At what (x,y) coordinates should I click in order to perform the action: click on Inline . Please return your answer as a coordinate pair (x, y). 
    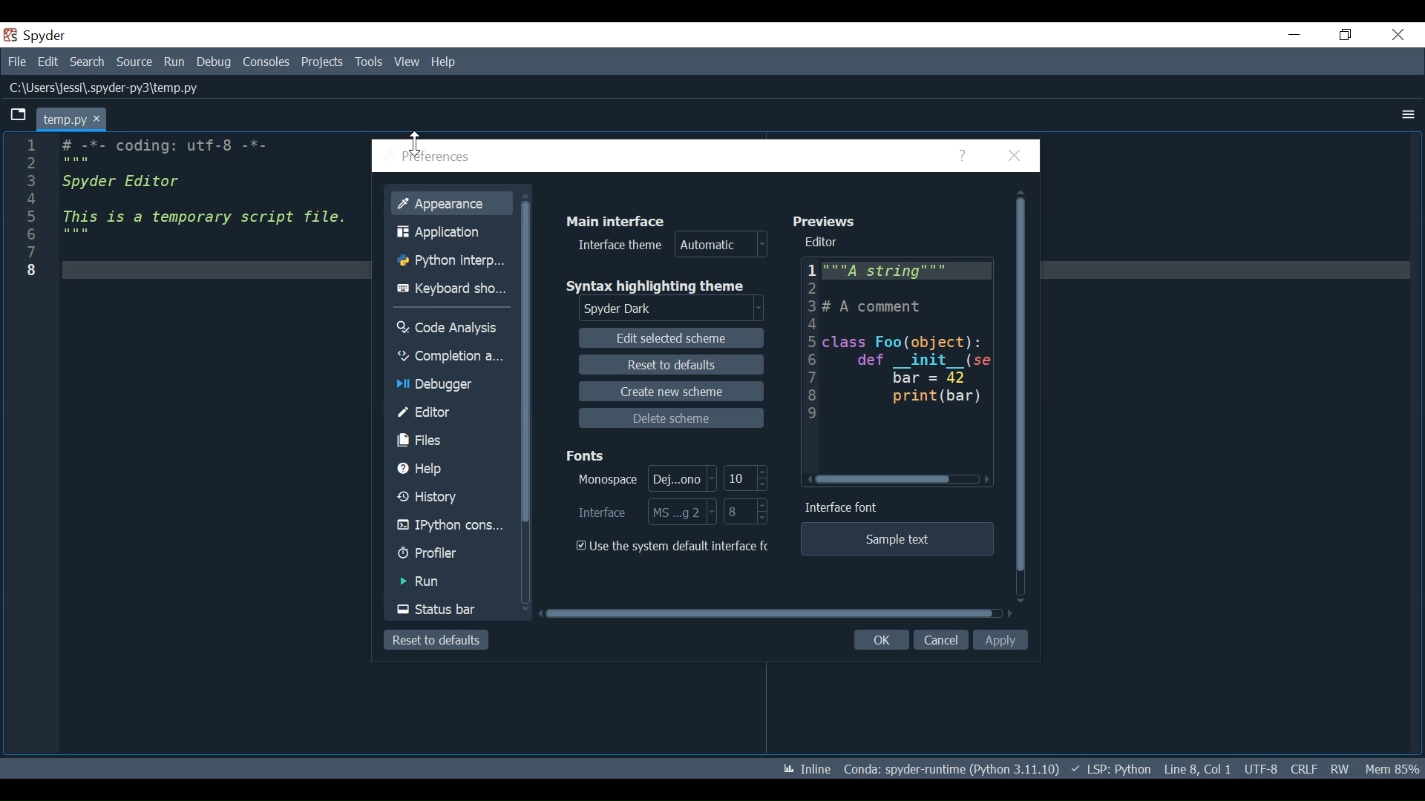
    Looking at the image, I should click on (807, 769).